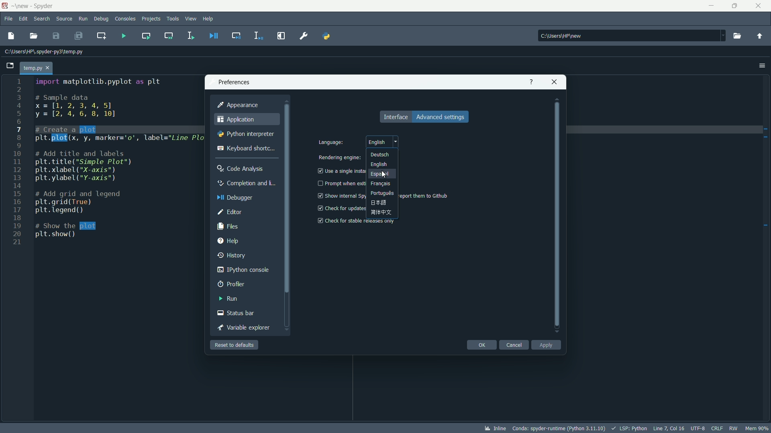 This screenshot has height=433, width=771. What do you see at coordinates (712, 6) in the screenshot?
I see `minimize` at bounding box center [712, 6].